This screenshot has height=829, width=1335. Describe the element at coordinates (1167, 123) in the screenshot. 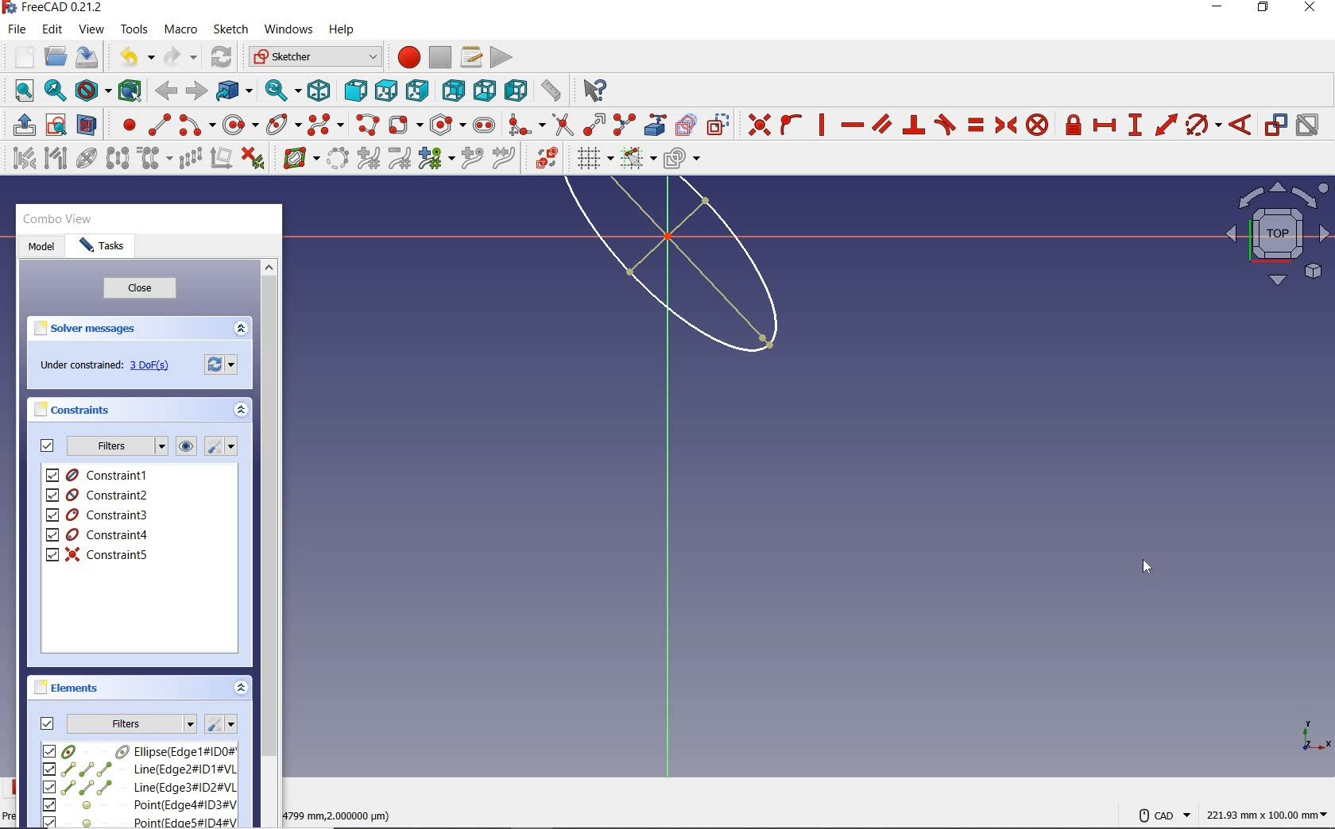

I see `constrain distance` at that location.